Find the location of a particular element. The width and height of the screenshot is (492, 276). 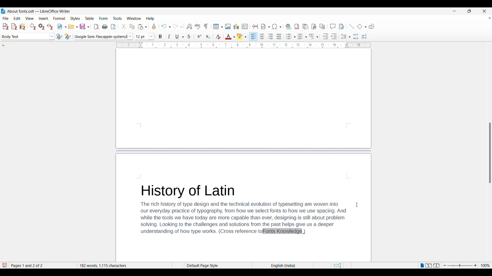

Bold is located at coordinates (160, 37).